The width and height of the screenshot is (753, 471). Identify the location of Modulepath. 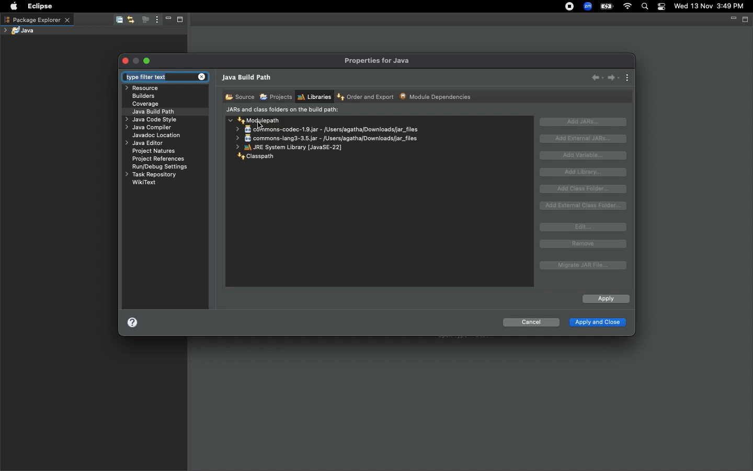
(255, 120).